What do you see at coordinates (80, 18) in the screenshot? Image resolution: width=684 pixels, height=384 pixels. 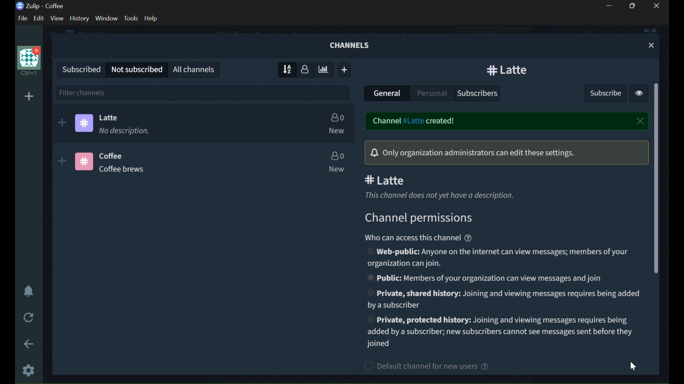 I see `HISTORY` at bounding box center [80, 18].